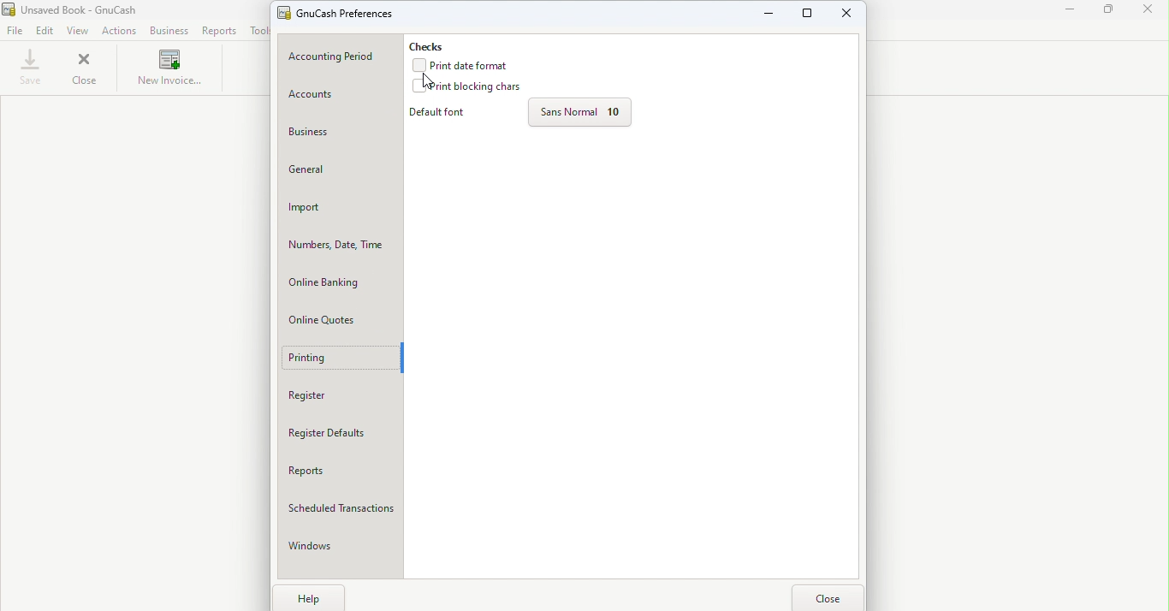  What do you see at coordinates (341, 243) in the screenshot?
I see `Numbers, Date, Time` at bounding box center [341, 243].